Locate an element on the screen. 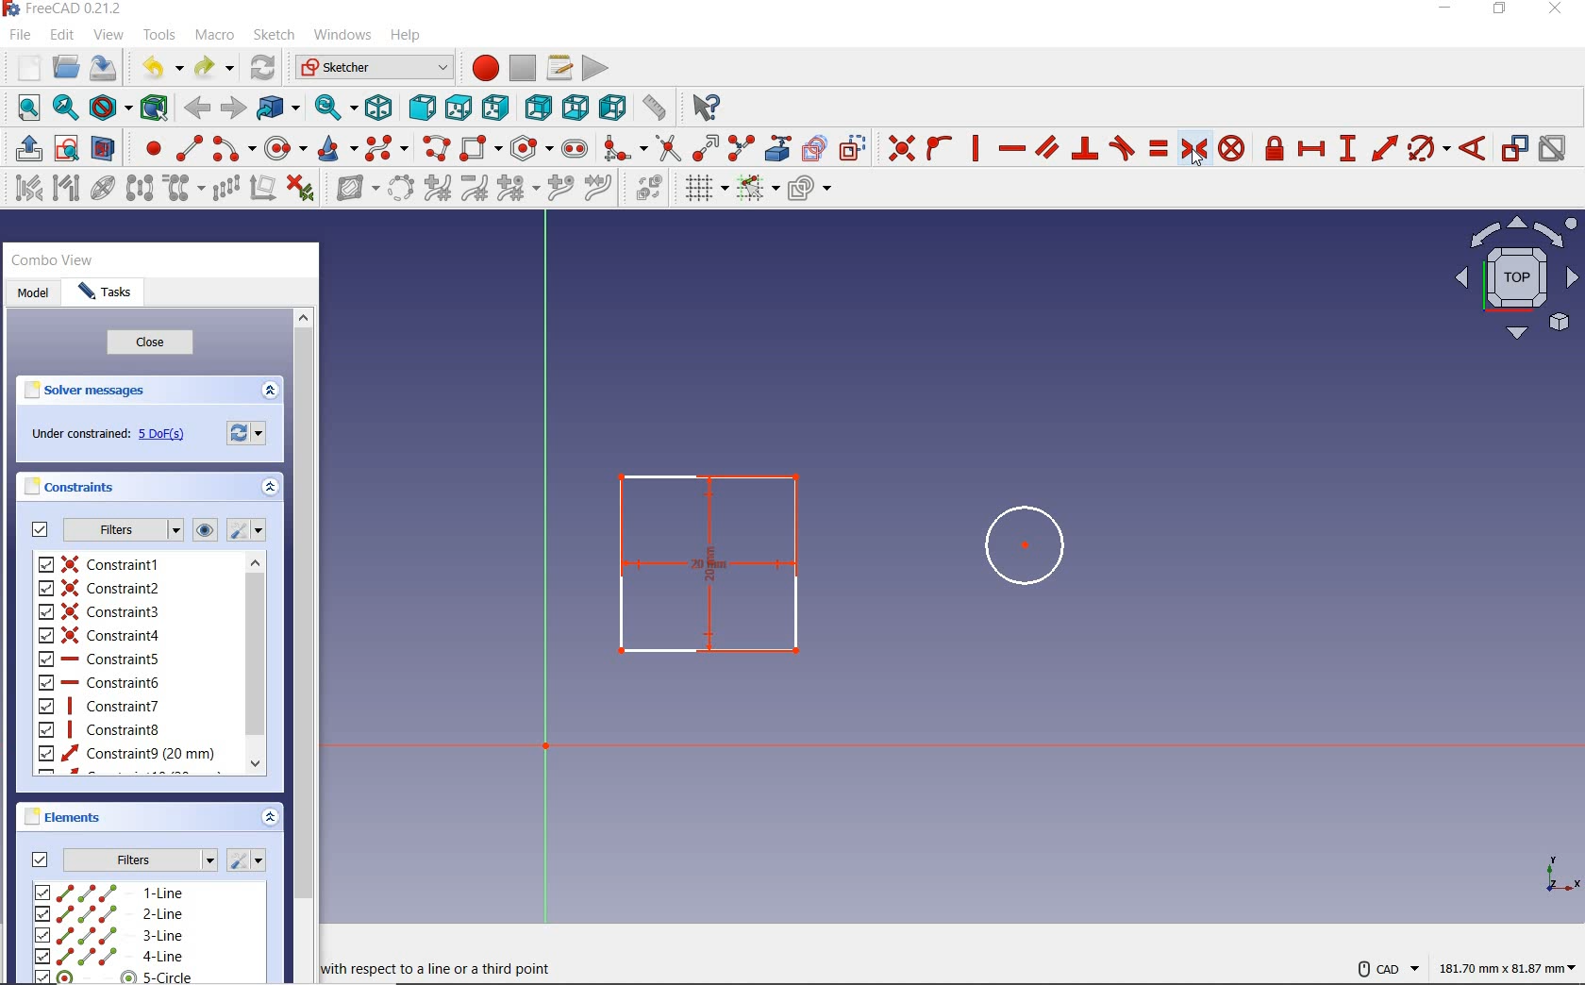  show or hide all listed constraints in 3D view is located at coordinates (206, 528).